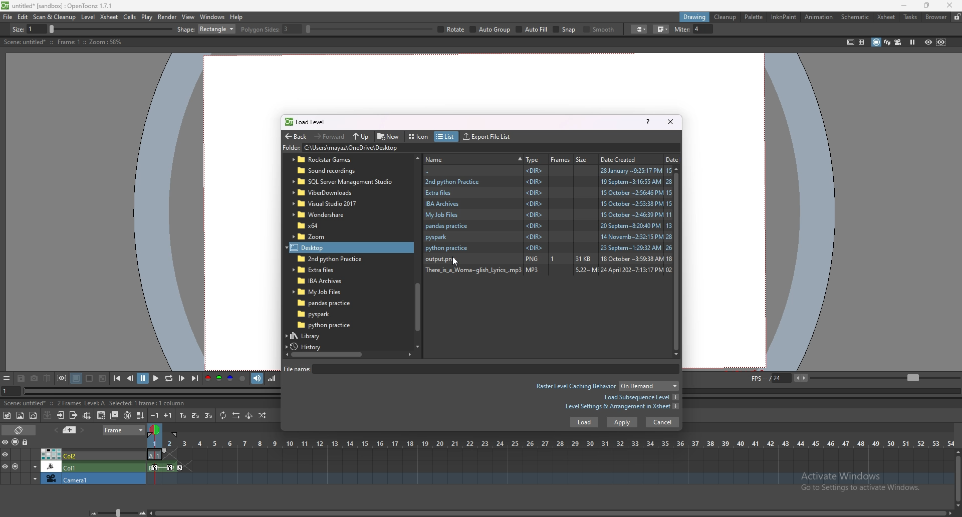 Image resolution: width=962 pixels, height=517 pixels. I want to click on autofill cells, so click(140, 415).